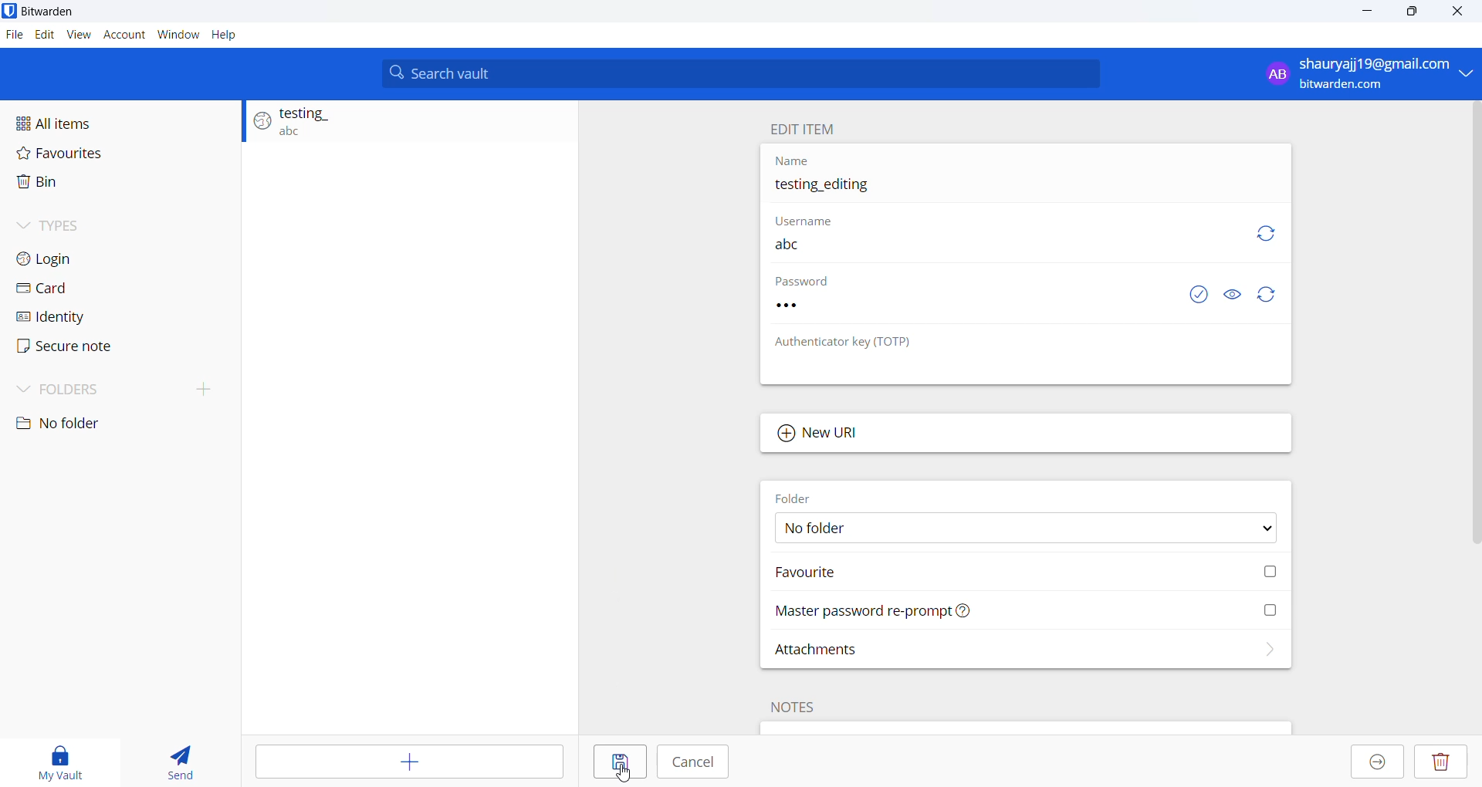 The height and width of the screenshot is (787, 1482). What do you see at coordinates (811, 498) in the screenshot?
I see `Folder heading` at bounding box center [811, 498].